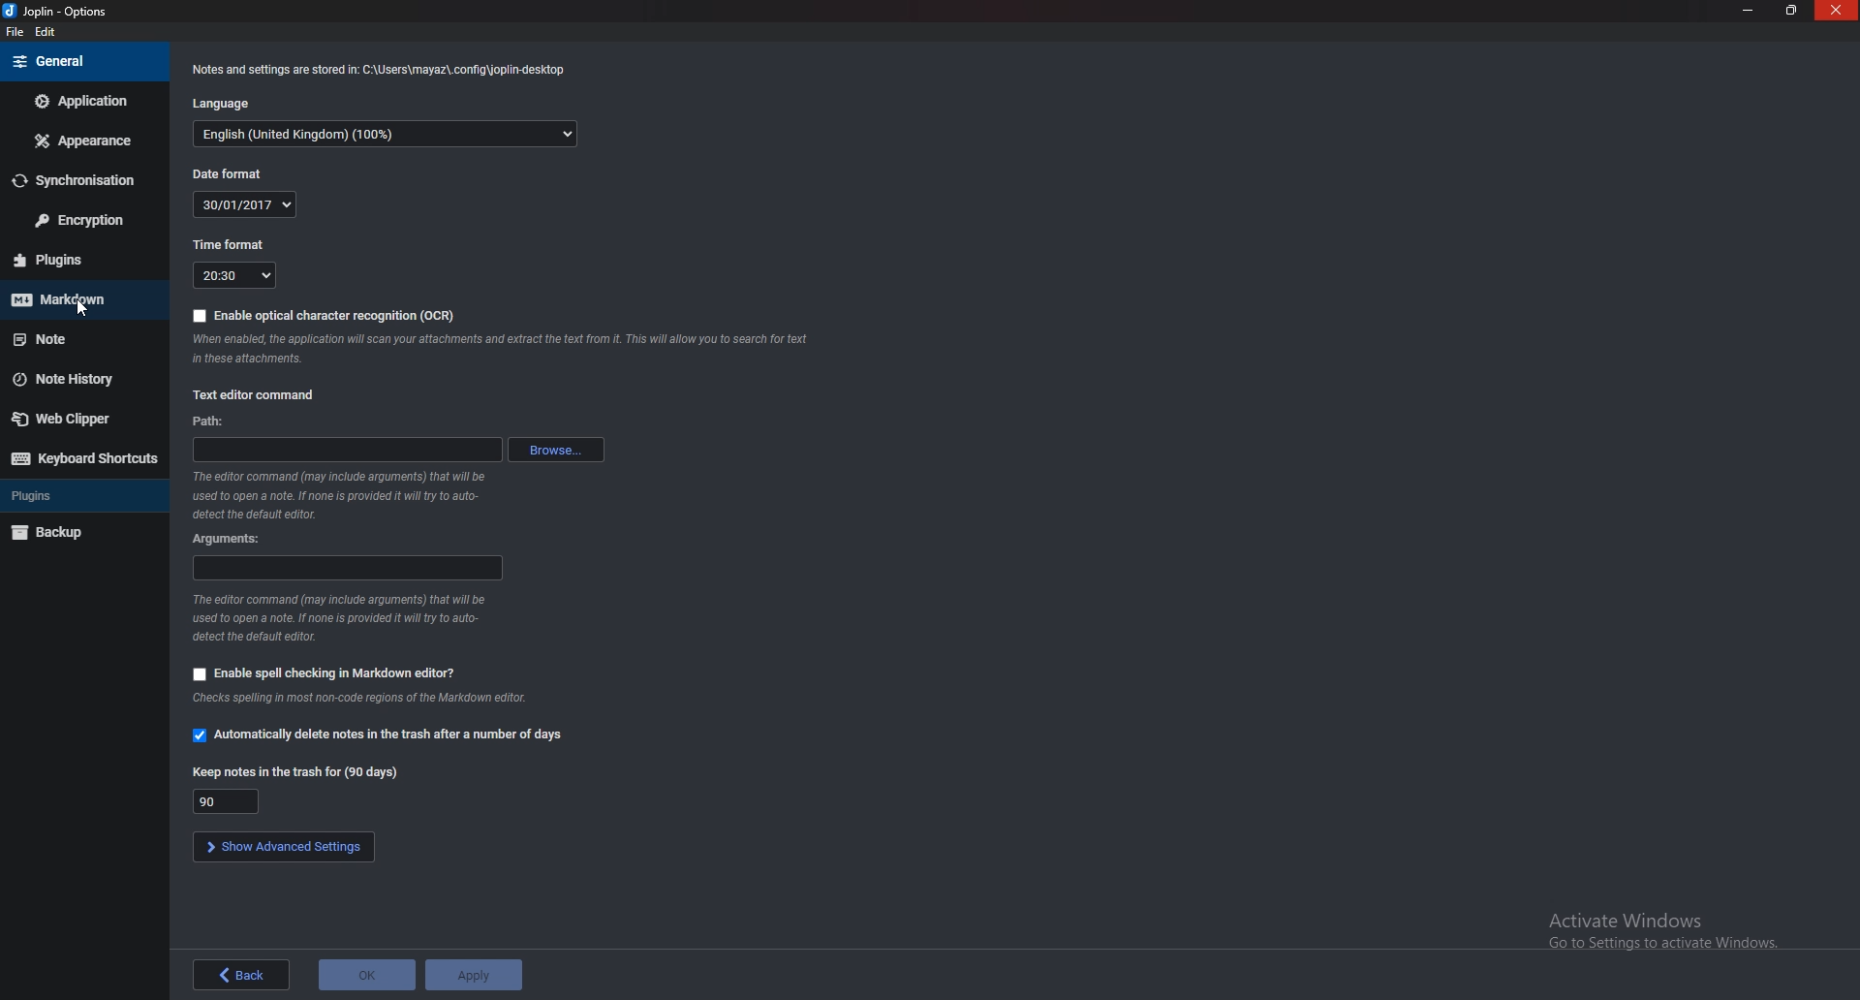 The height and width of the screenshot is (1000, 1860). What do you see at coordinates (562, 450) in the screenshot?
I see `browse` at bounding box center [562, 450].